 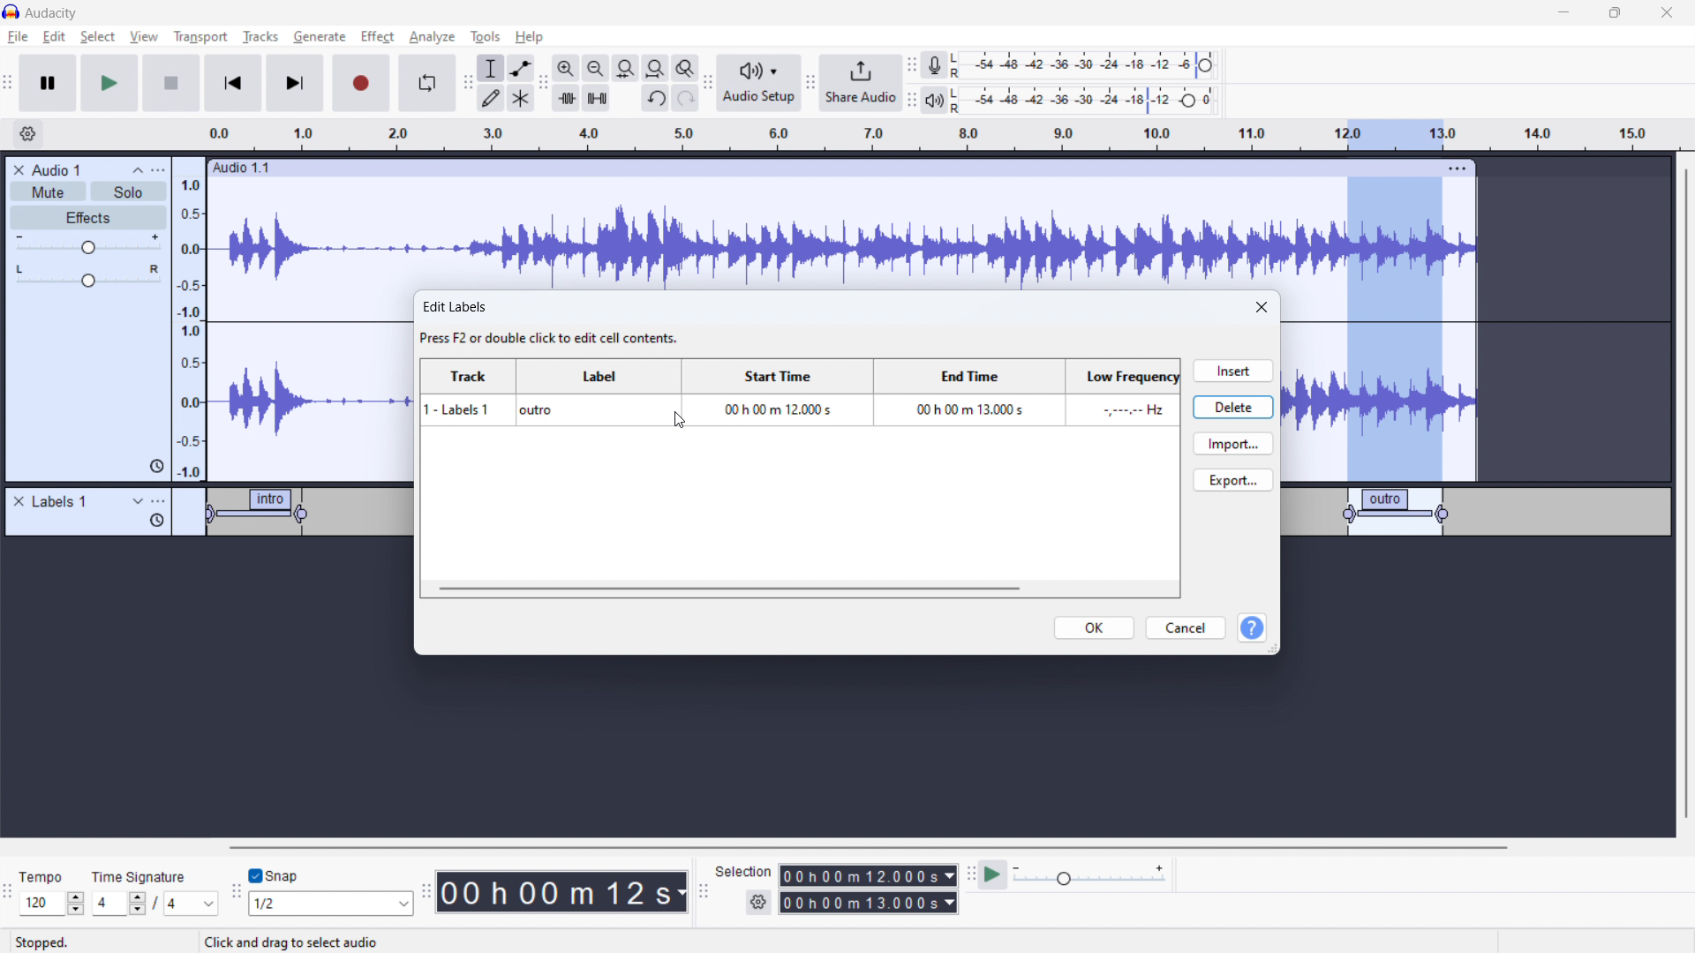 I want to click on multi tool, so click(x=522, y=98).